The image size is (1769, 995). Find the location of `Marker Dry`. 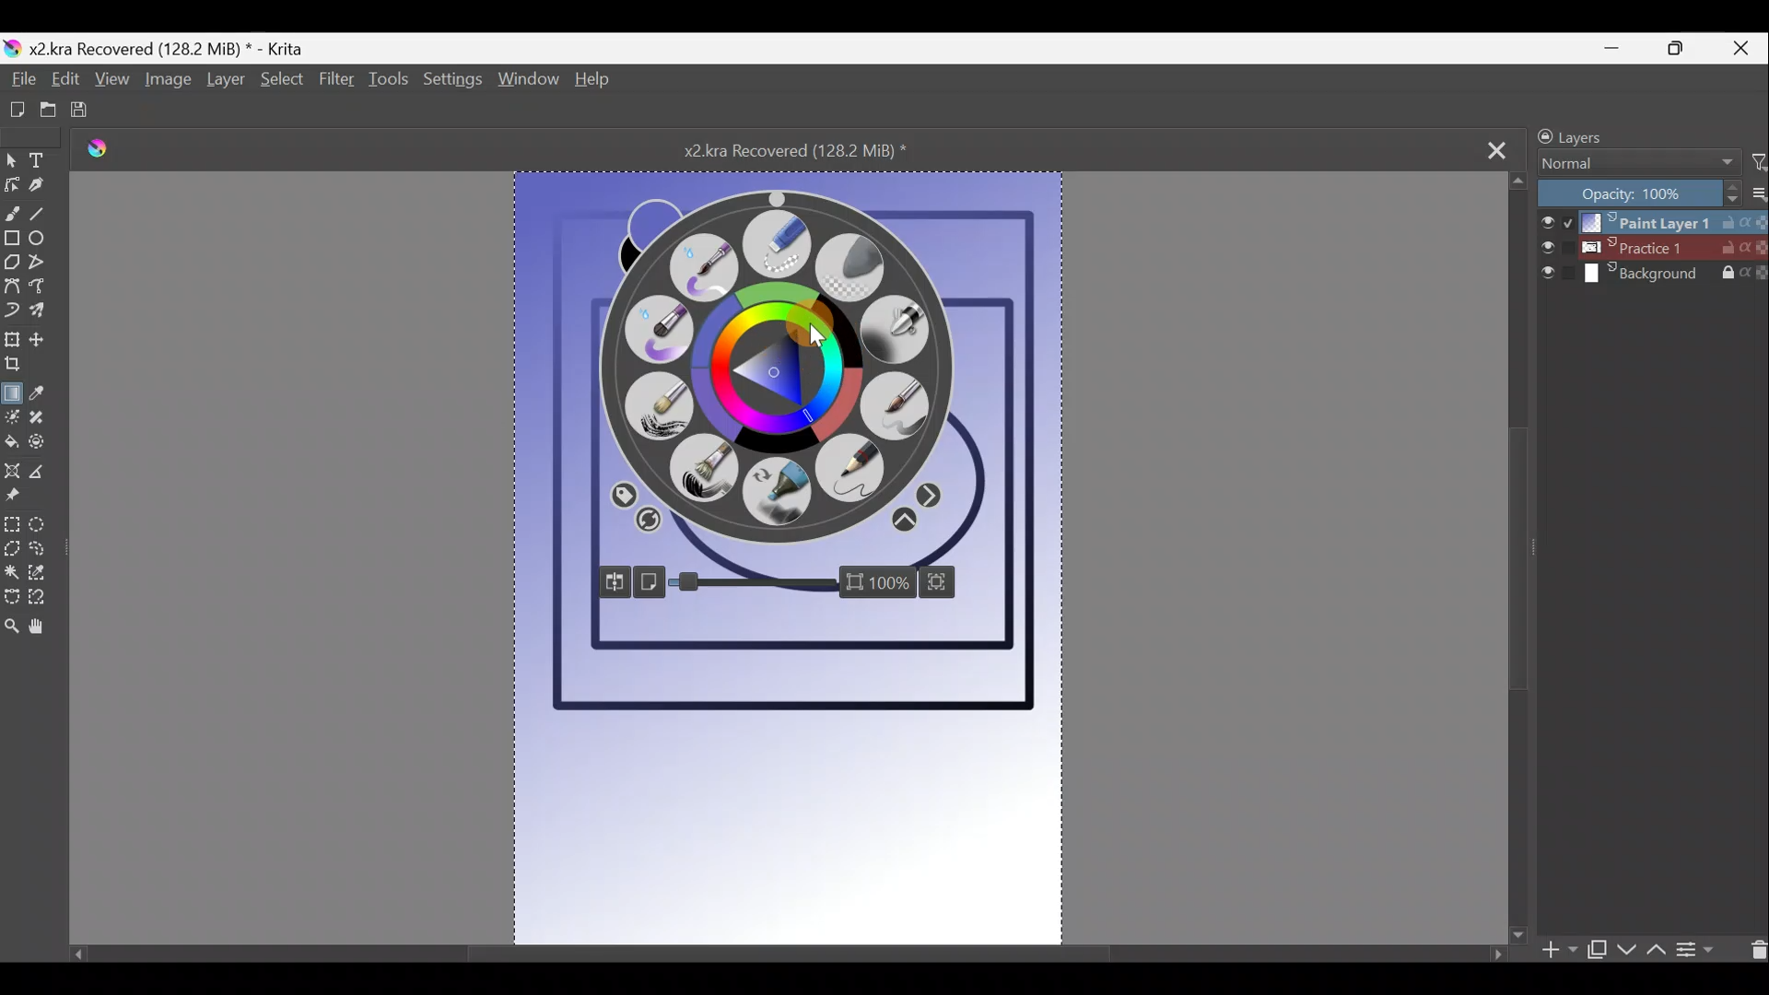

Marker Dry is located at coordinates (780, 494).